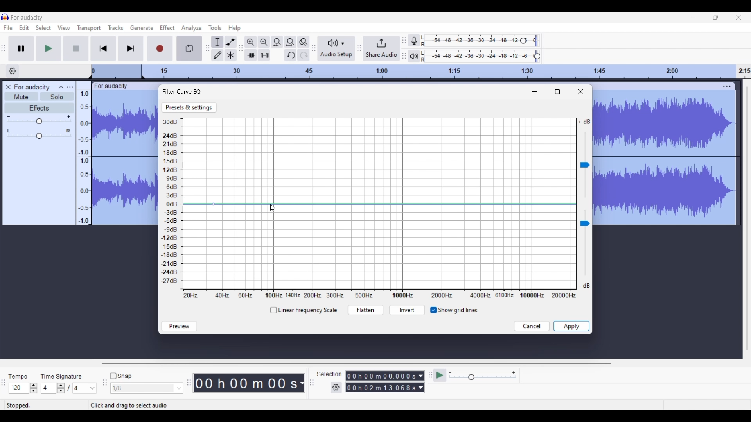  Describe the element at coordinates (440, 376) in the screenshot. I see `Play-at-speed/Play-at-speed once` at that location.